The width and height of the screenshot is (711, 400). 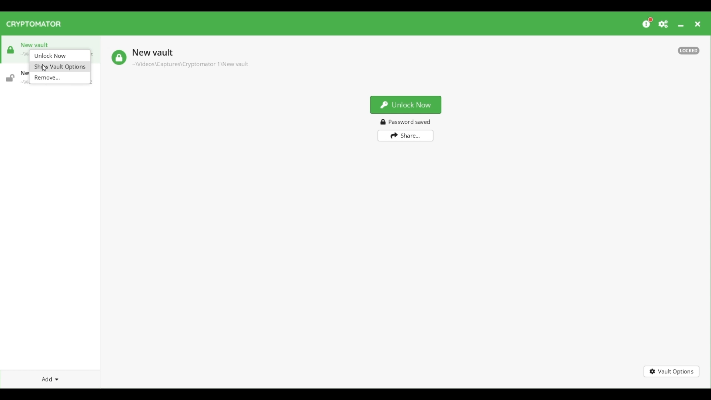 I want to click on Remove selected vault, so click(x=60, y=78).